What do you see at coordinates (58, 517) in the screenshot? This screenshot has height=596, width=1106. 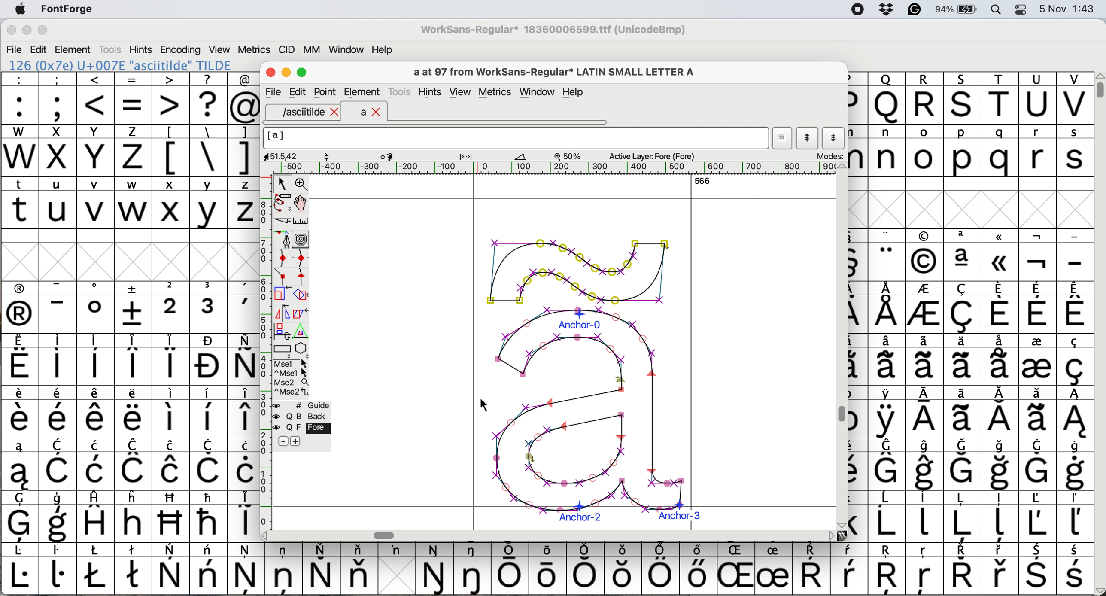 I see `symbol` at bounding box center [58, 517].